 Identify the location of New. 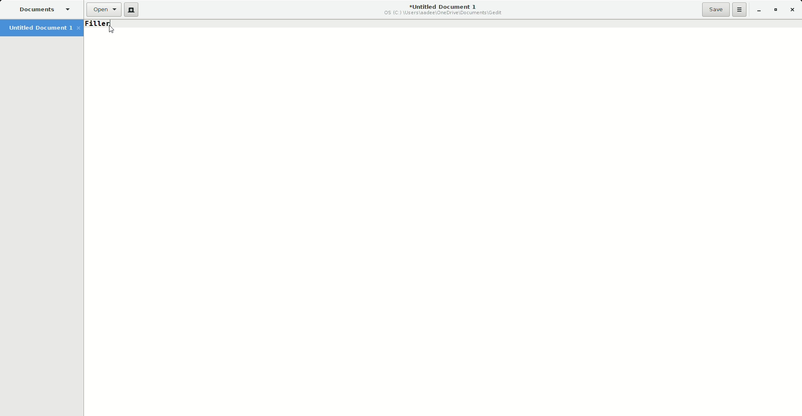
(132, 10).